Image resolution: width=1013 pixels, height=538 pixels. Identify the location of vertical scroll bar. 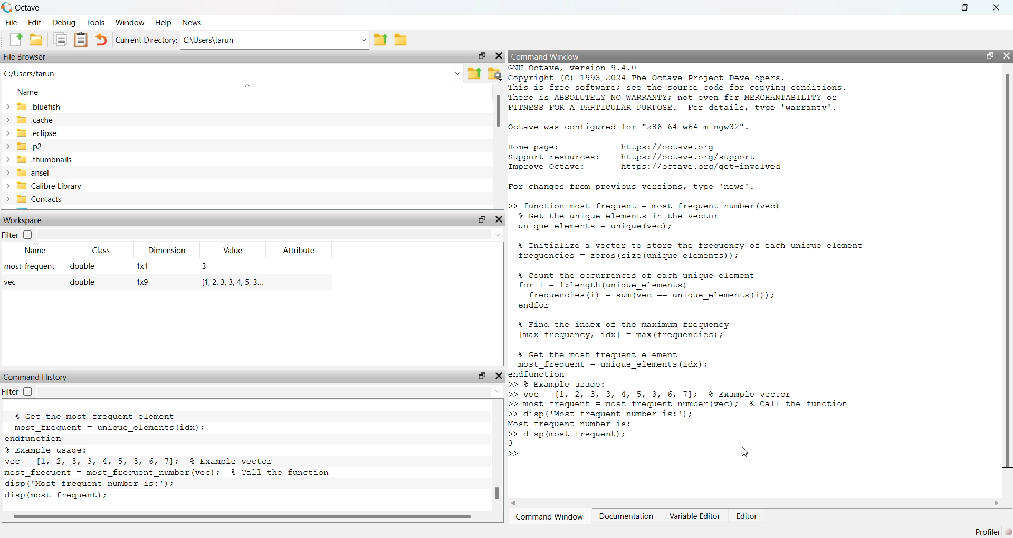
(497, 455).